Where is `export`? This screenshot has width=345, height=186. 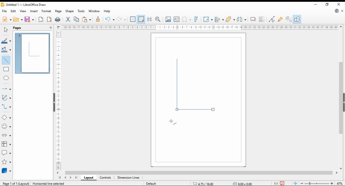 export is located at coordinates (41, 20).